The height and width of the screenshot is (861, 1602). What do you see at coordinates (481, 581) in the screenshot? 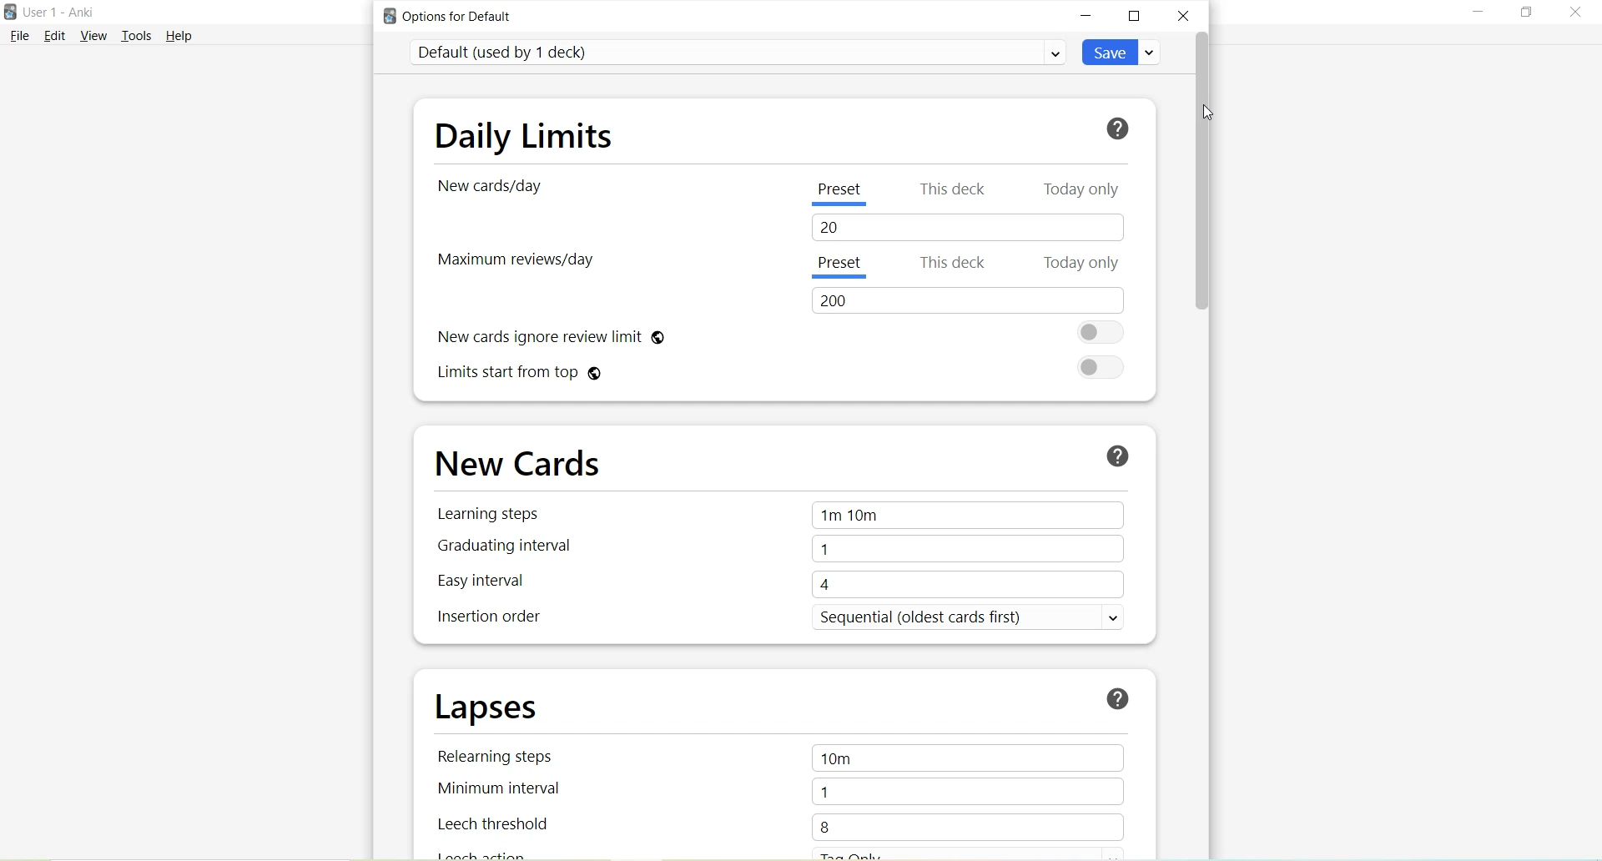
I see `Easy interval` at bounding box center [481, 581].